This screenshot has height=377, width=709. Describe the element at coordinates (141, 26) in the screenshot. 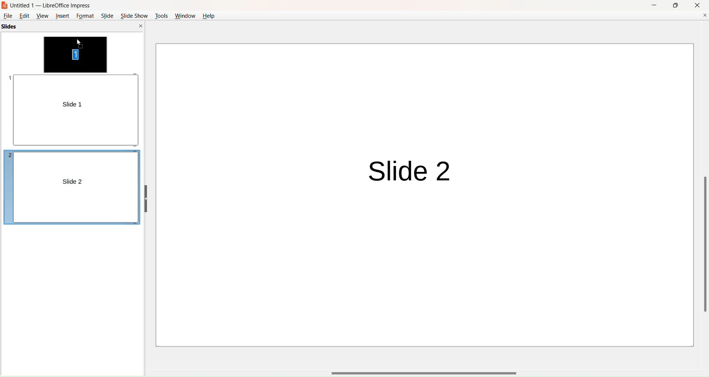

I see `close pane` at that location.